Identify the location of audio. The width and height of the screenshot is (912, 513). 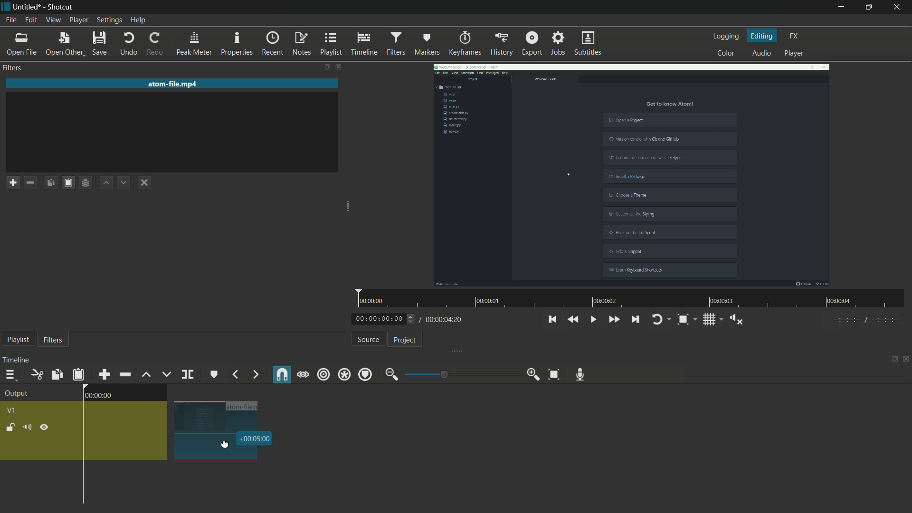
(762, 54).